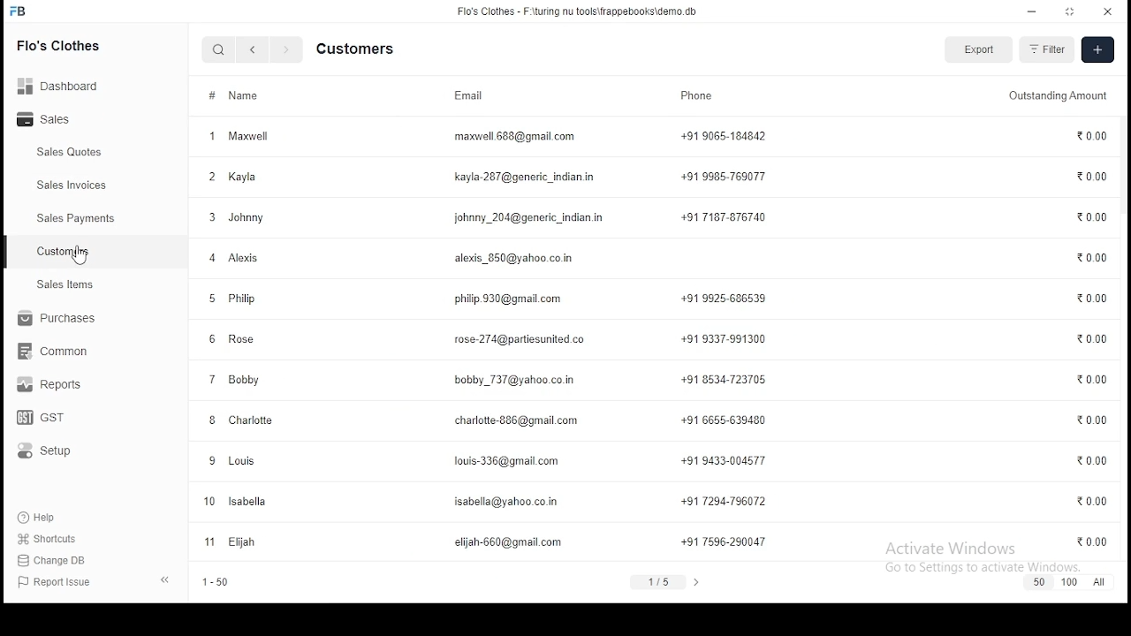 This screenshot has height=636, width=1131. What do you see at coordinates (521, 422) in the screenshot?
I see `charlotte-886@gmail.com` at bounding box center [521, 422].